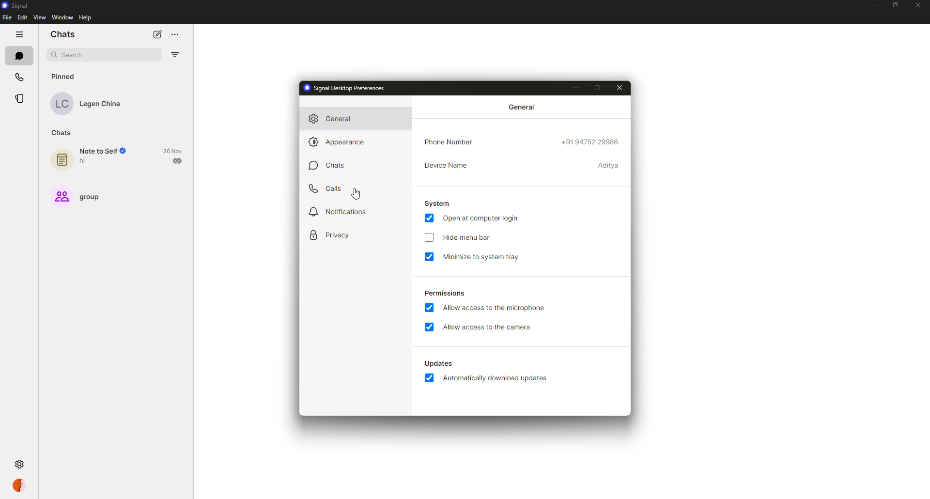 Image resolution: width=930 pixels, height=499 pixels. I want to click on note to self, so click(103, 151).